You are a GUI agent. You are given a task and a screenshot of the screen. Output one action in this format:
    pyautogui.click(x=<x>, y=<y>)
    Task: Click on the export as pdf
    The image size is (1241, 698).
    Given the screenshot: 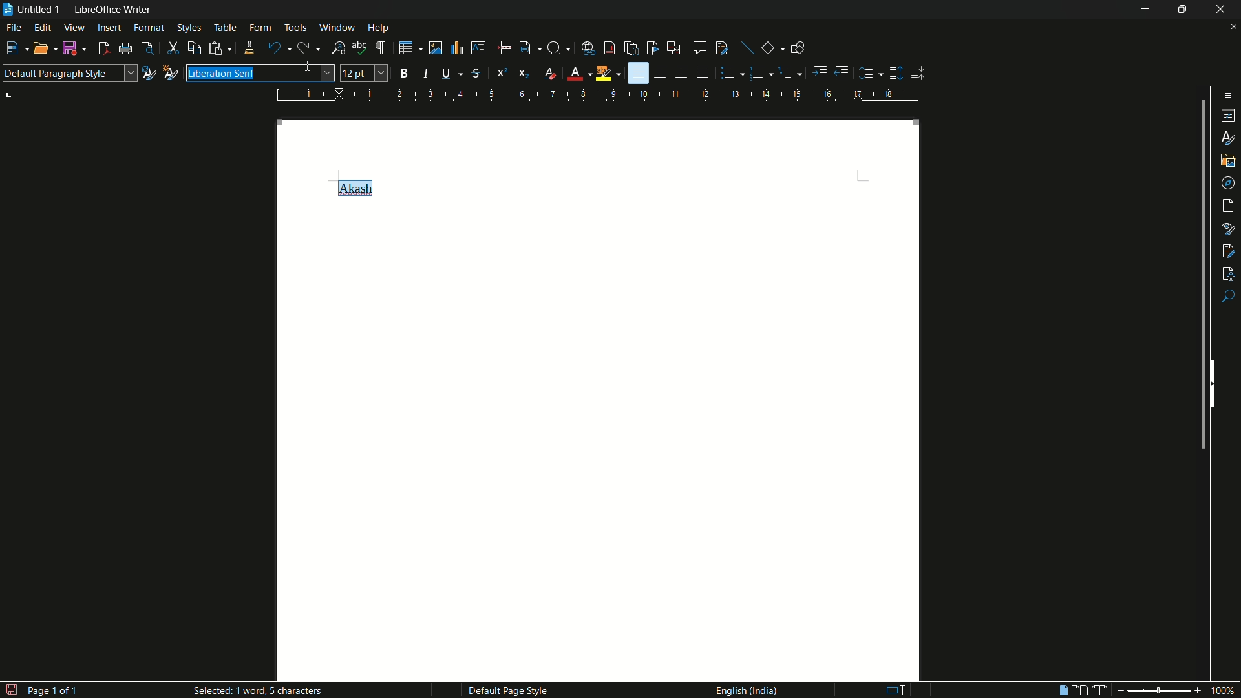 What is the action you would take?
    pyautogui.click(x=103, y=49)
    